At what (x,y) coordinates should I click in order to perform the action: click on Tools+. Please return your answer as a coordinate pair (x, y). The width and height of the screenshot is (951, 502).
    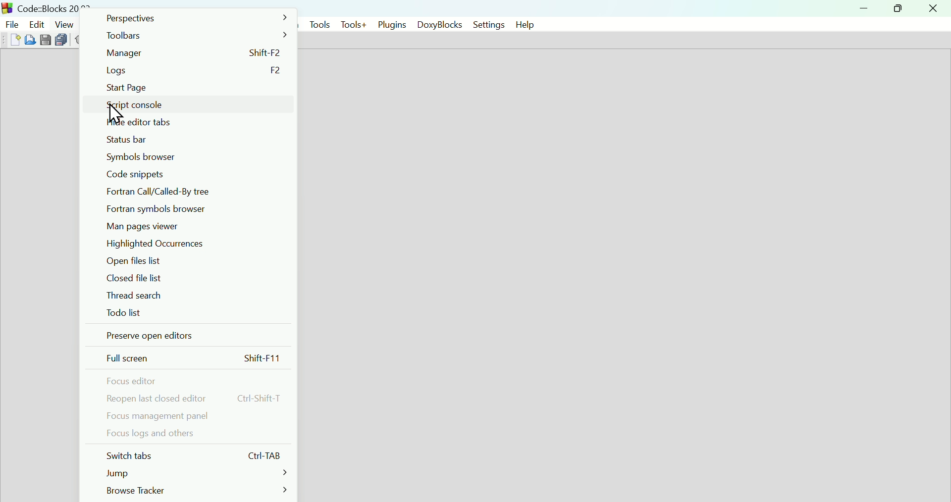
    Looking at the image, I should click on (354, 24).